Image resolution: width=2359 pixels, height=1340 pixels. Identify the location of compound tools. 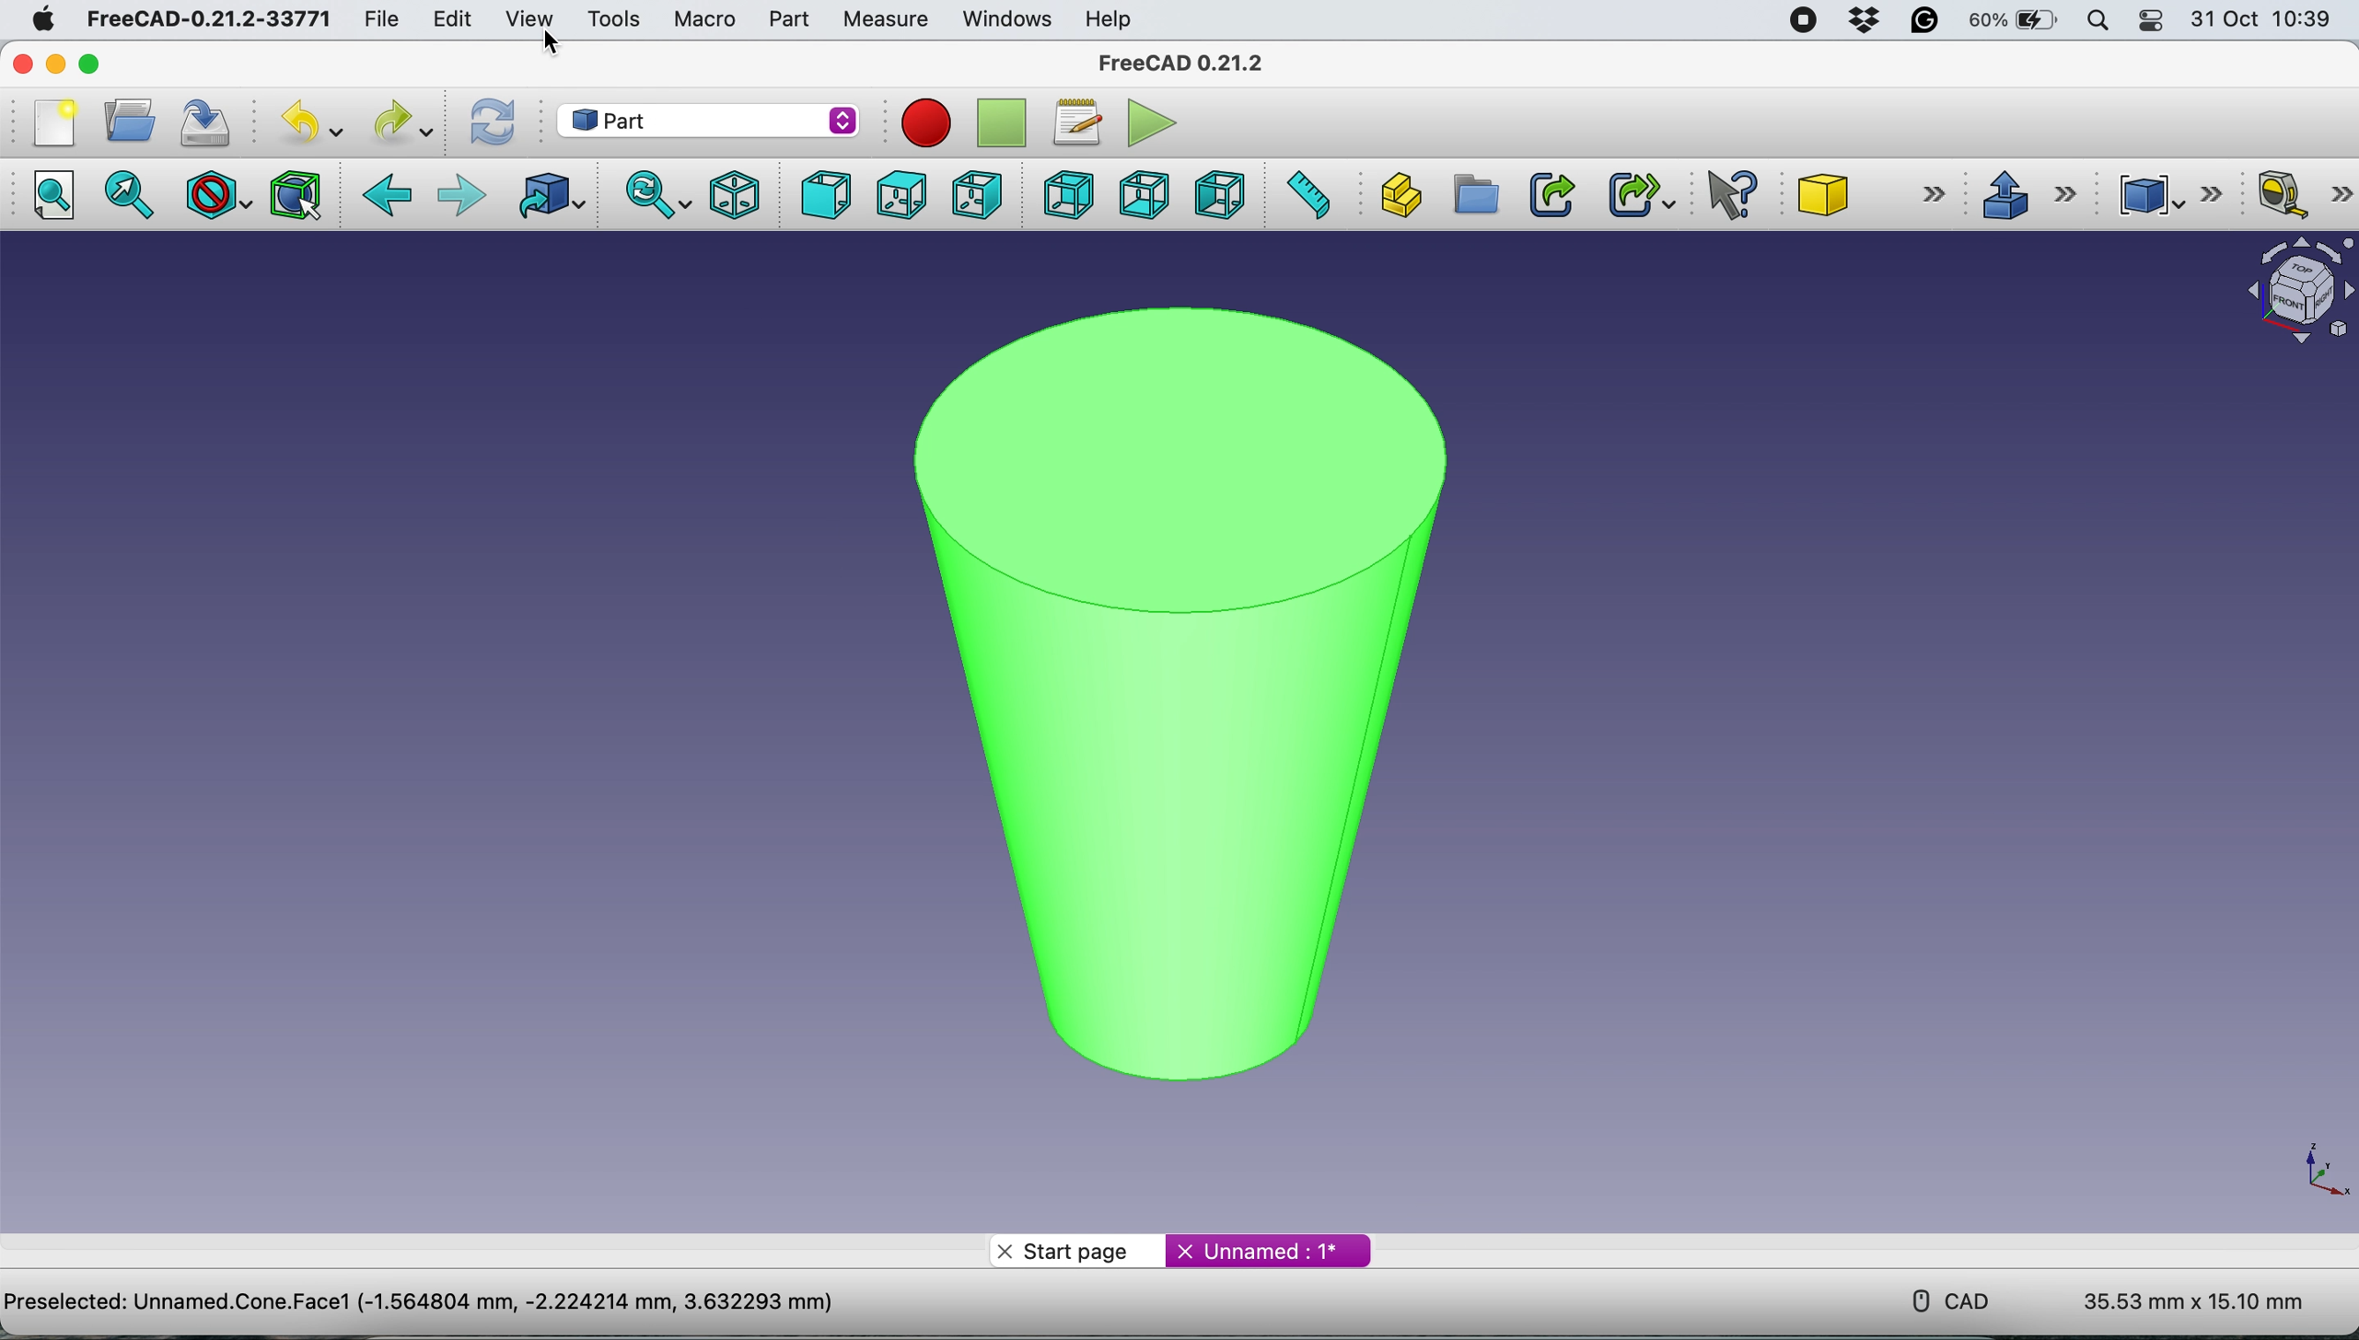
(2165, 191).